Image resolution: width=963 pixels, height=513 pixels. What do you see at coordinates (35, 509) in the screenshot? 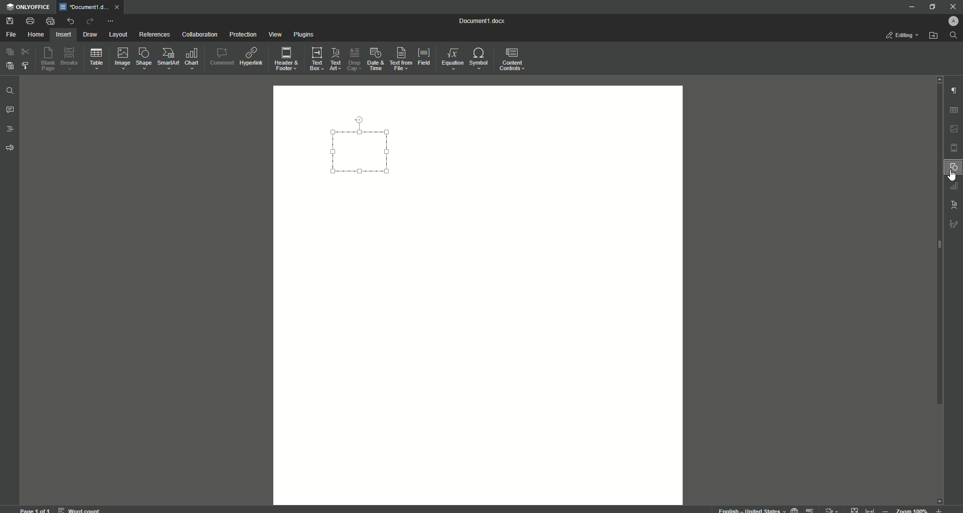
I see `page 1 of 1` at bounding box center [35, 509].